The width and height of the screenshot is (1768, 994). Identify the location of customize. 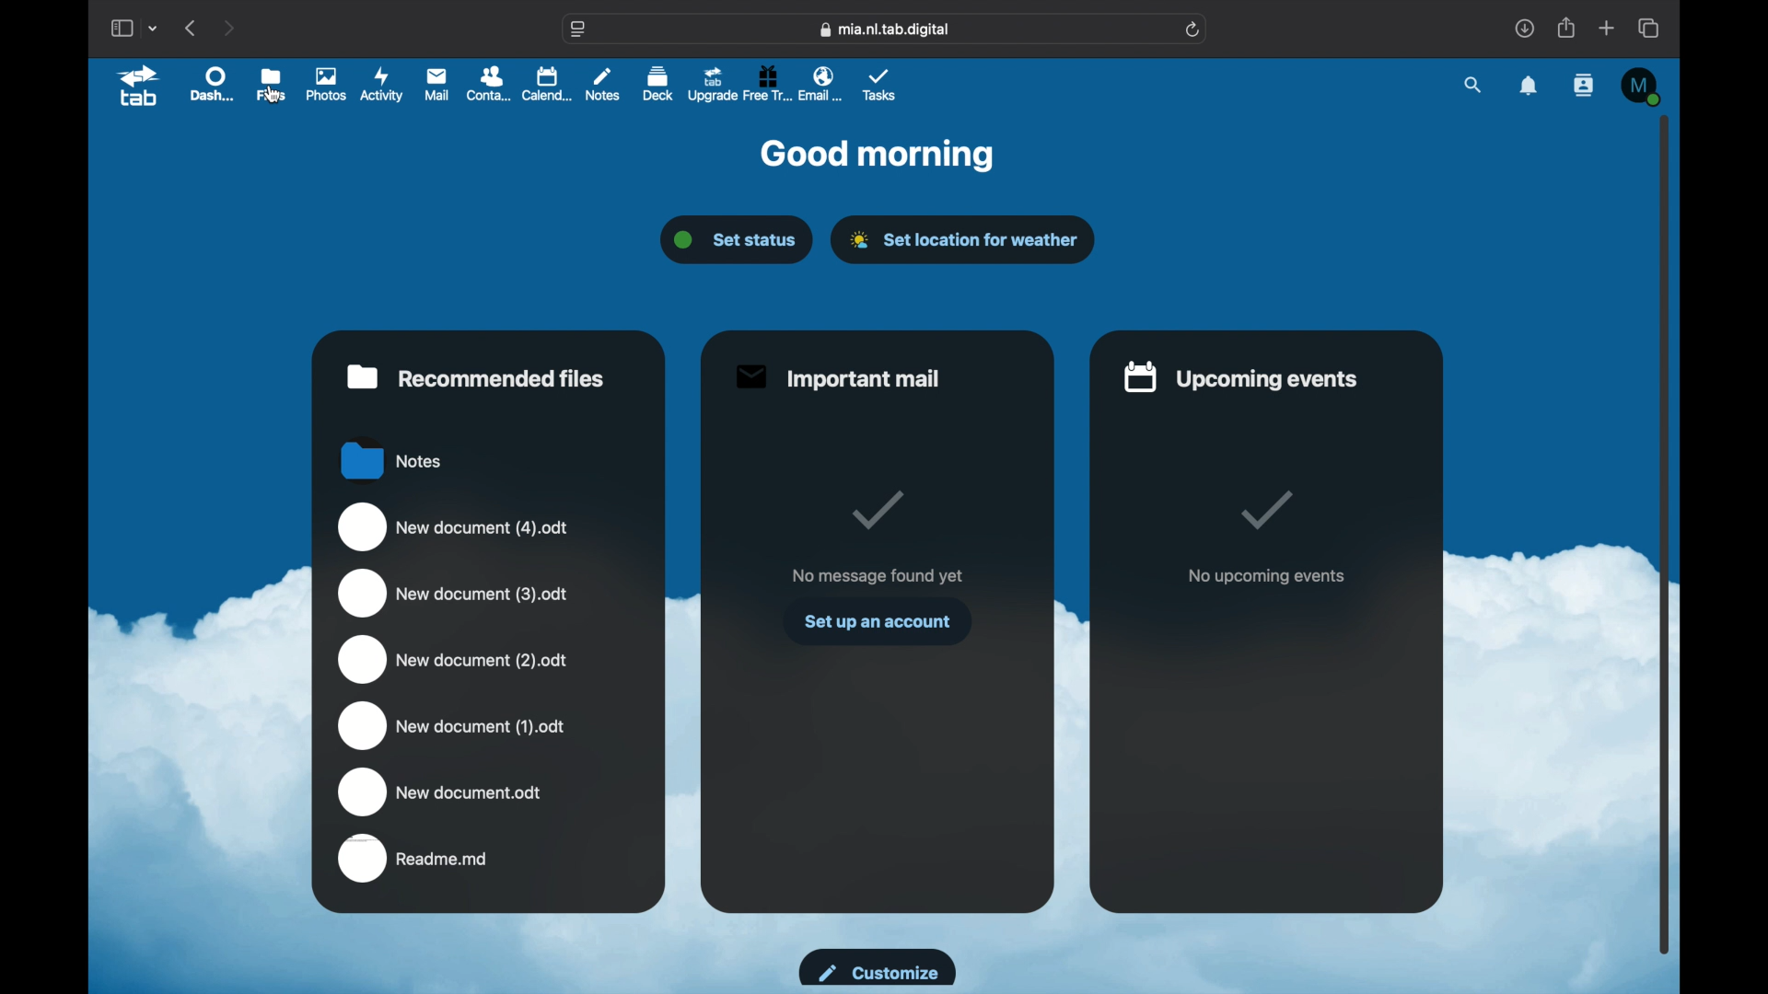
(878, 968).